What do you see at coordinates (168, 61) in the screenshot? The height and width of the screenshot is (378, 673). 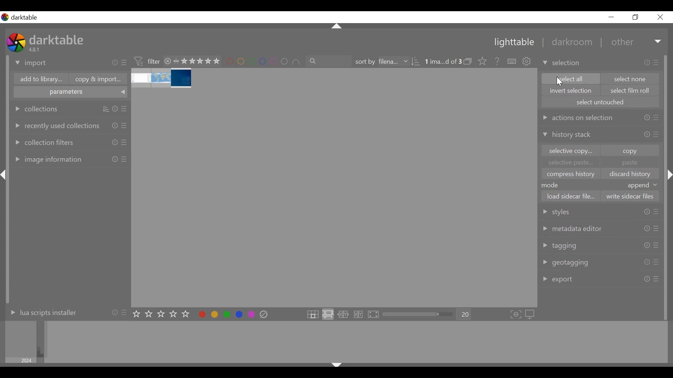 I see `close` at bounding box center [168, 61].